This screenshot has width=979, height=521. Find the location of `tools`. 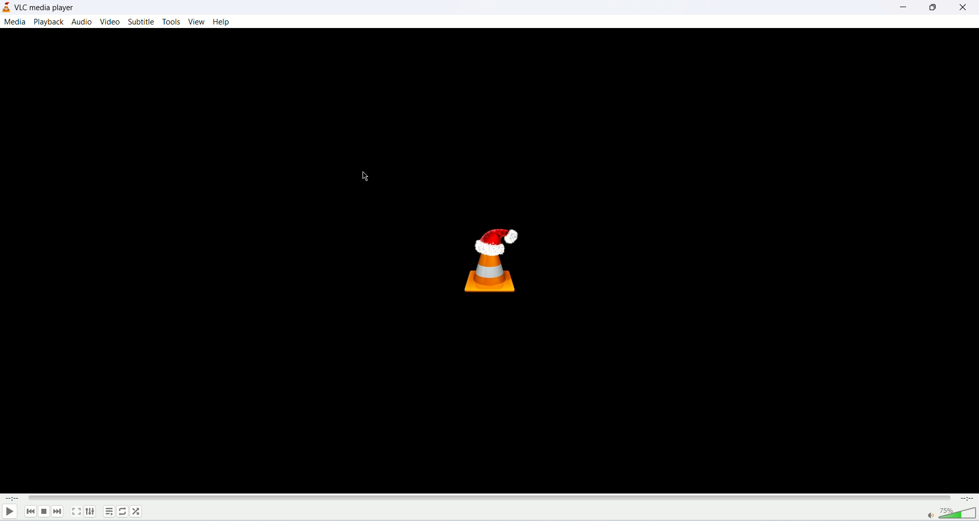

tools is located at coordinates (170, 21).